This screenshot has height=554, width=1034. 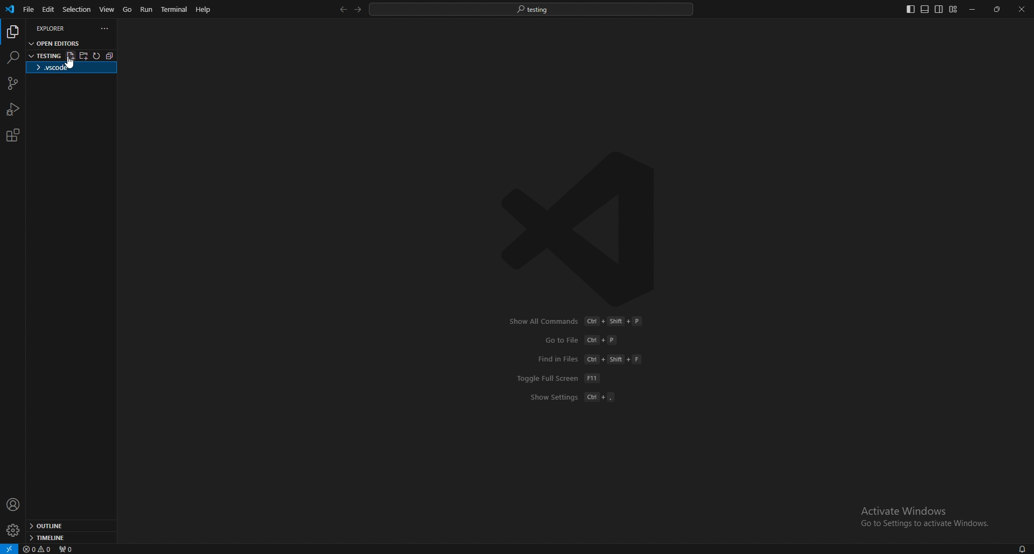 I want to click on run, so click(x=148, y=9).